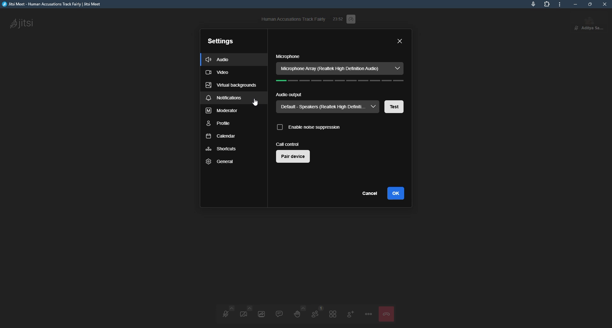  Describe the element at coordinates (298, 313) in the screenshot. I see `raise hand` at that location.